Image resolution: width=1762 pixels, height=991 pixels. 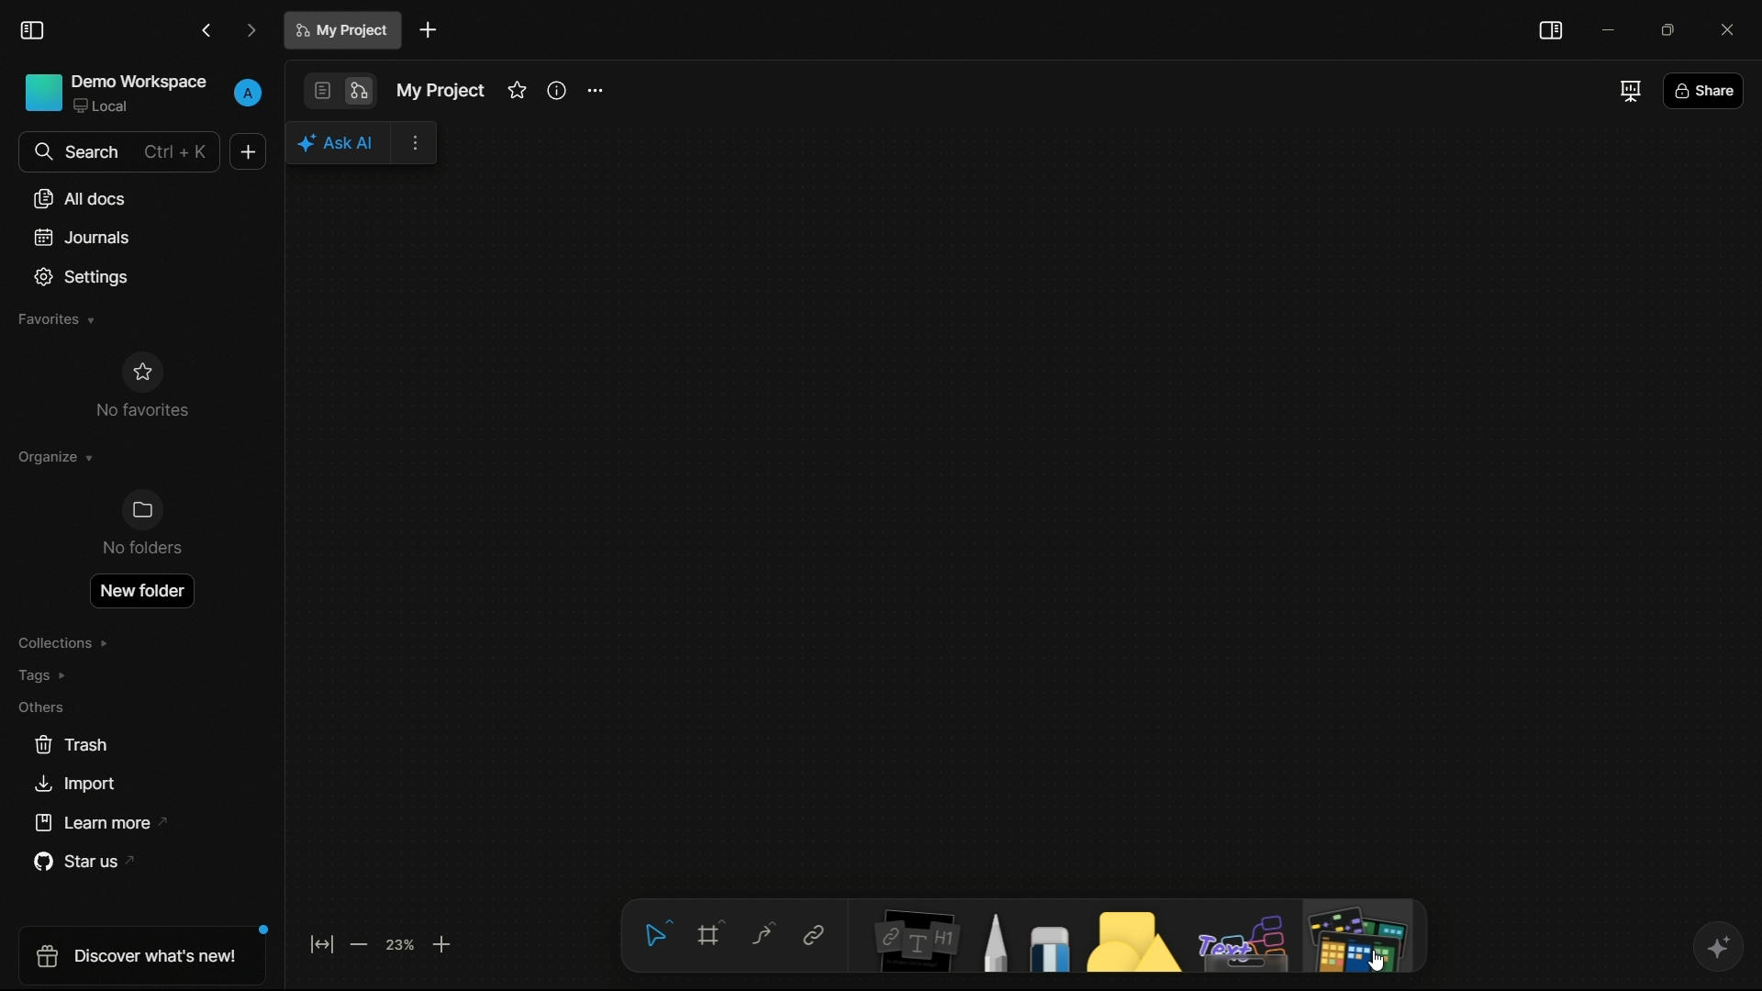 I want to click on favorites, so click(x=517, y=90).